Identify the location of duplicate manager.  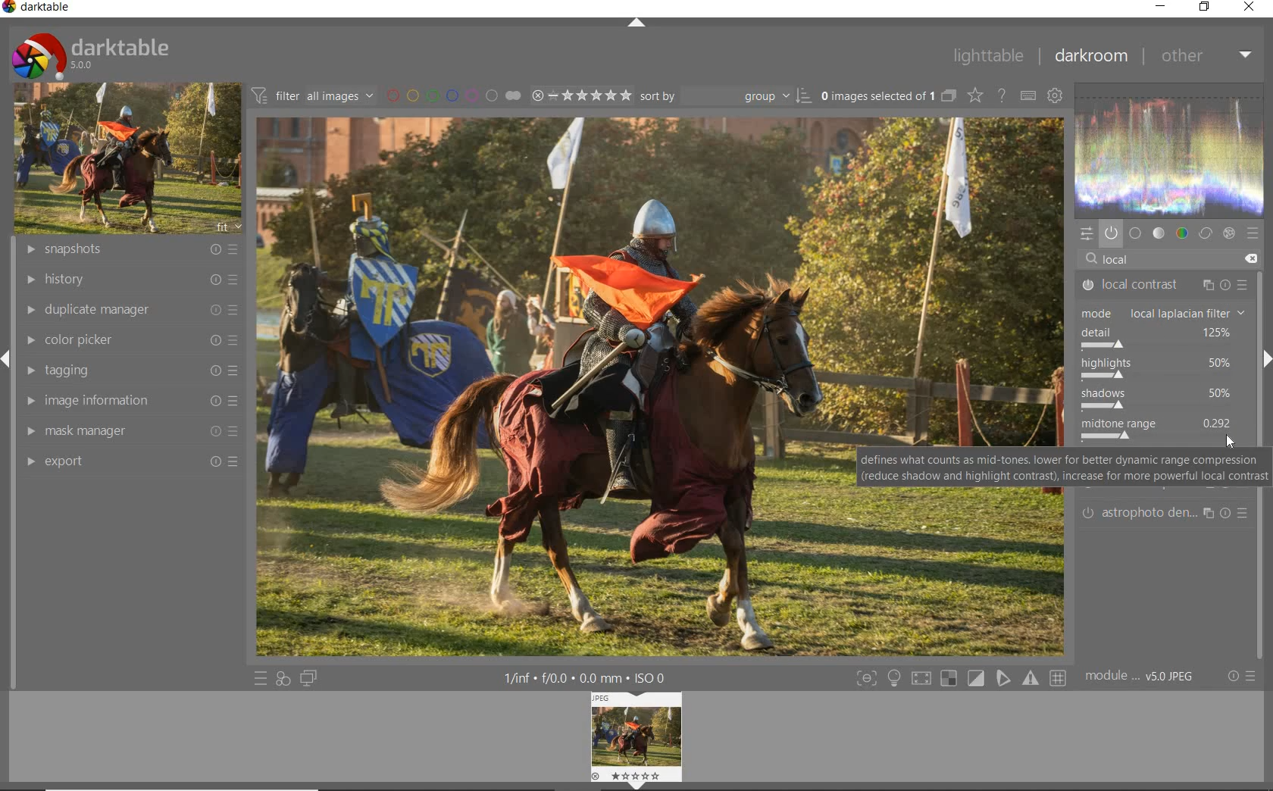
(127, 311).